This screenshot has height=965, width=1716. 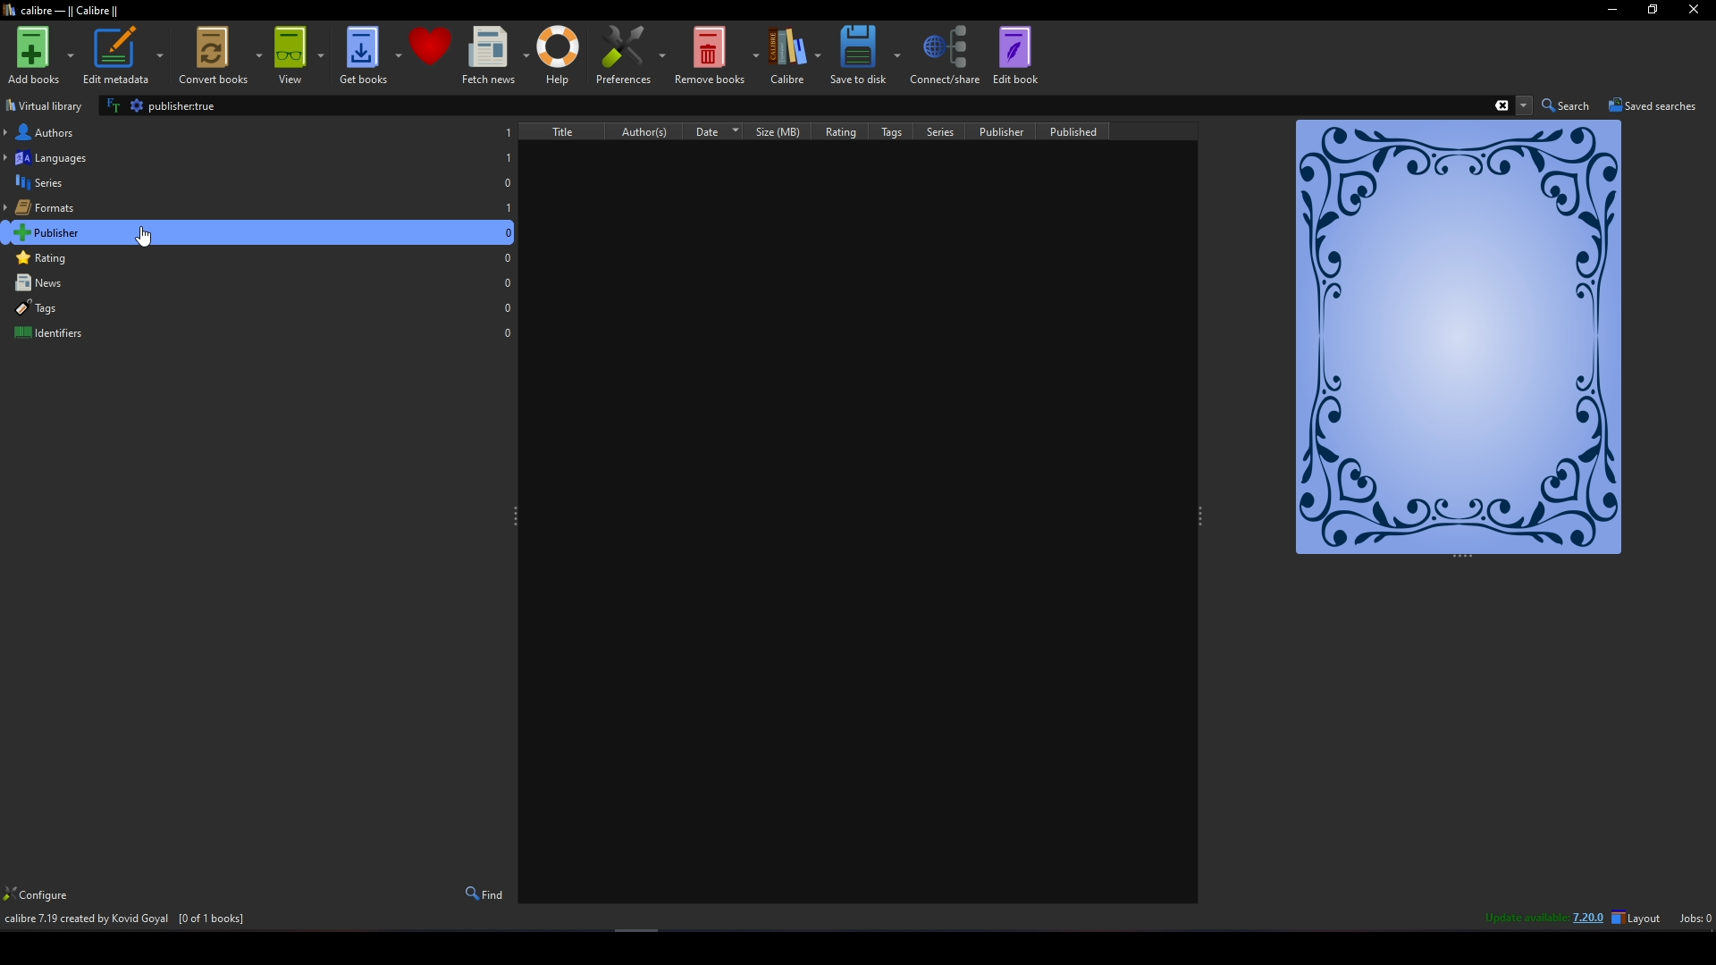 What do you see at coordinates (1462, 557) in the screenshot?
I see `Book cover slider` at bounding box center [1462, 557].